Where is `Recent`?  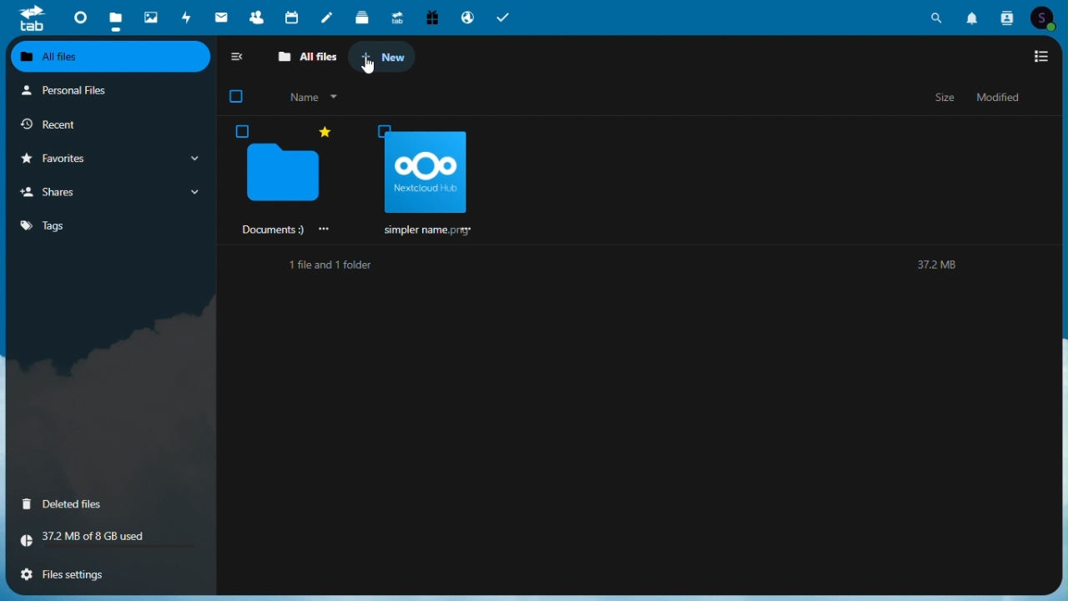 Recent is located at coordinates (108, 125).